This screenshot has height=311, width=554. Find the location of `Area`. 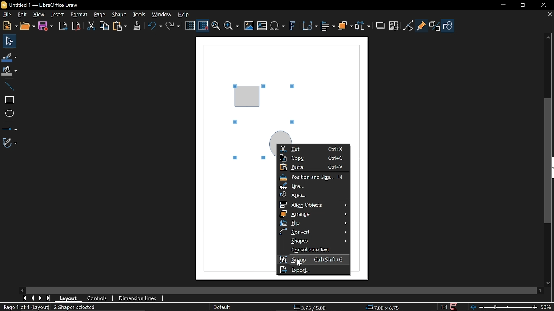

Area is located at coordinates (311, 194).